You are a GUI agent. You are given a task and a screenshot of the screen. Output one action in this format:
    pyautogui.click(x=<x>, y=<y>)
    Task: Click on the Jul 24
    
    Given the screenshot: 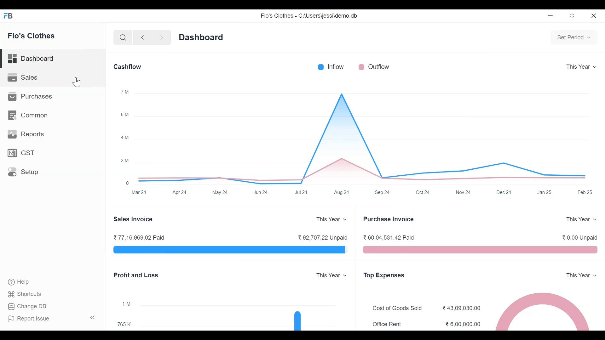 What is the action you would take?
    pyautogui.click(x=301, y=192)
    